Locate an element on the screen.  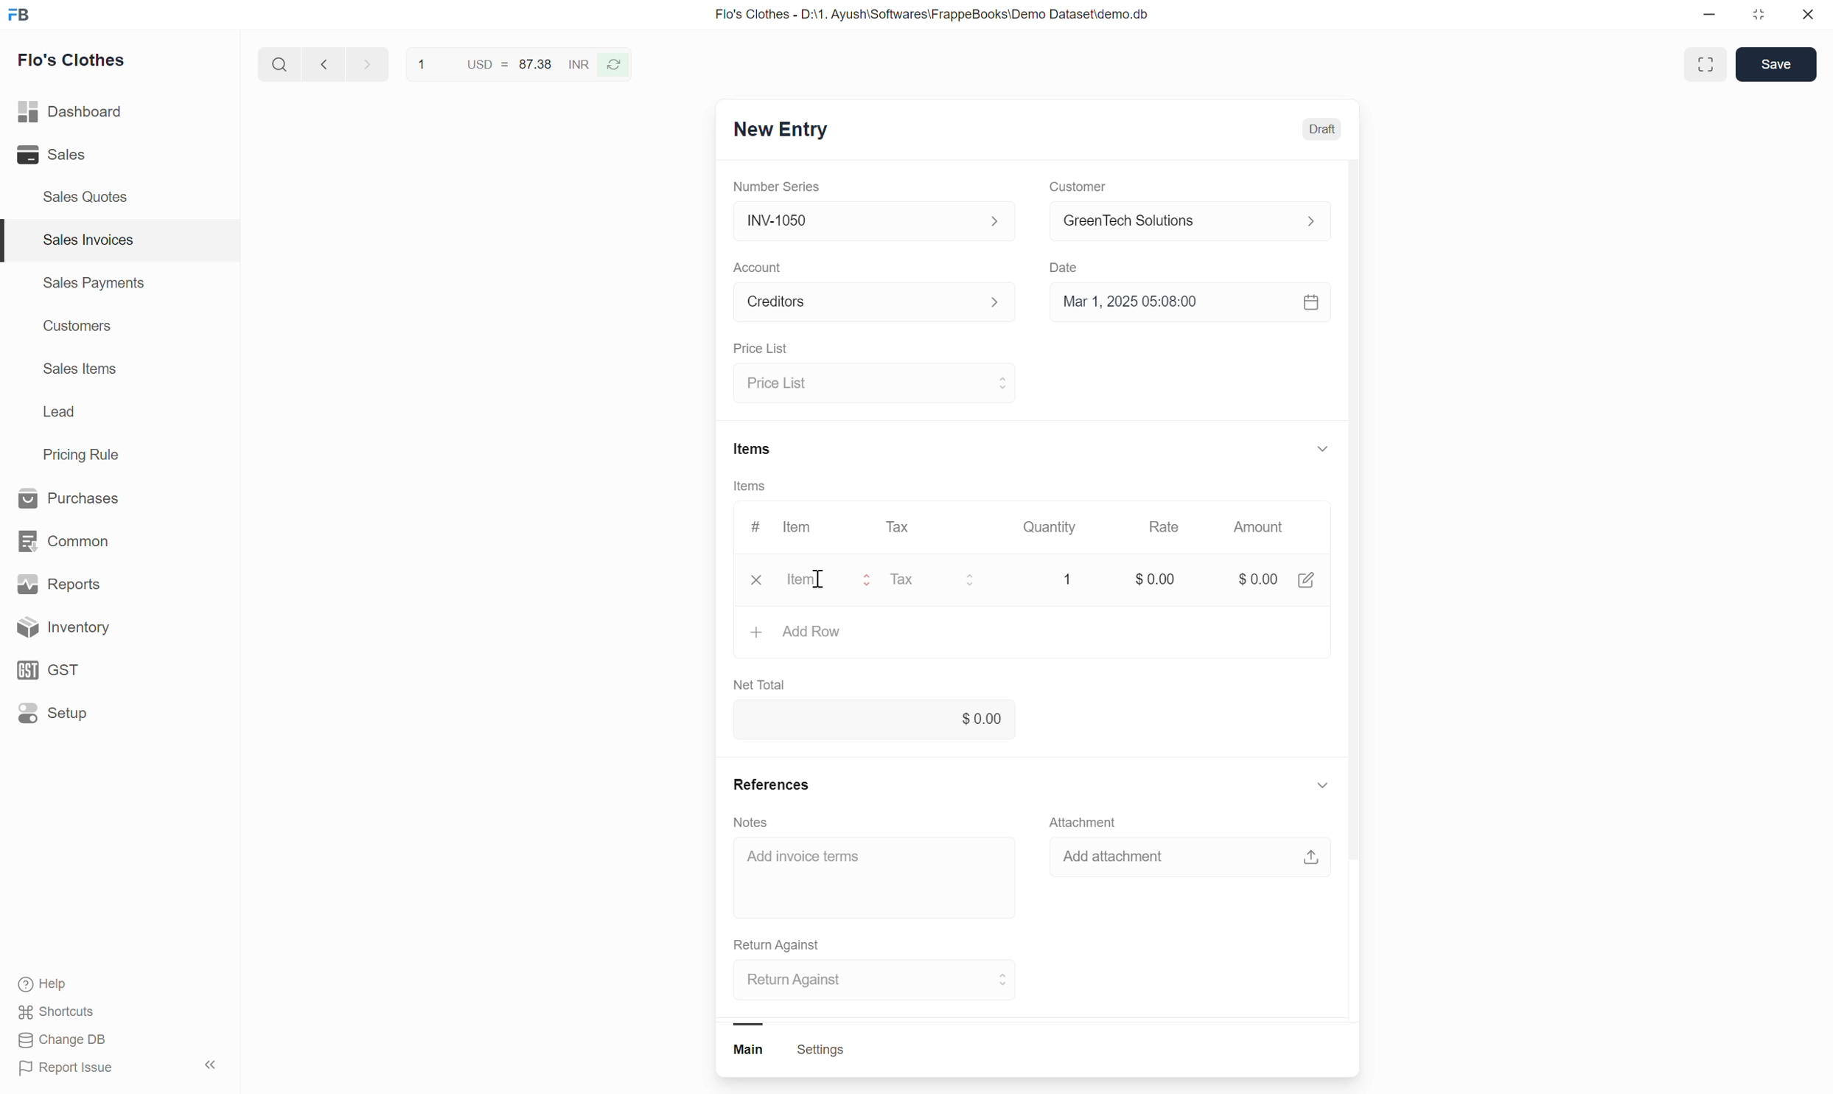
Draft is located at coordinates (1321, 130).